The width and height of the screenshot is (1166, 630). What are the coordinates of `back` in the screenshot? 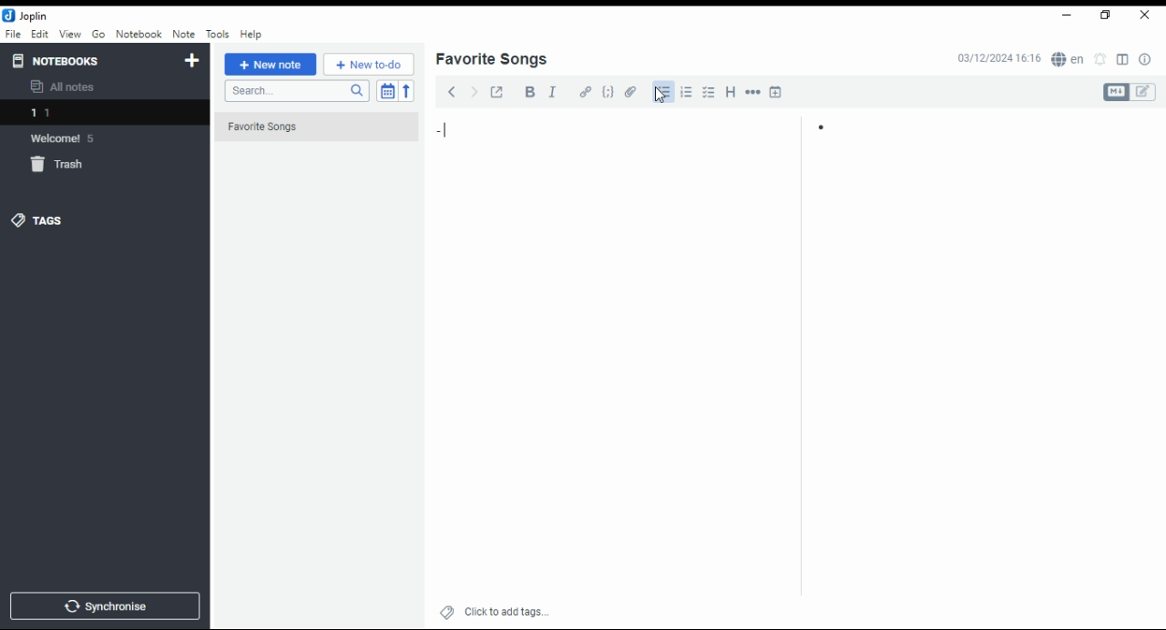 It's located at (452, 91).